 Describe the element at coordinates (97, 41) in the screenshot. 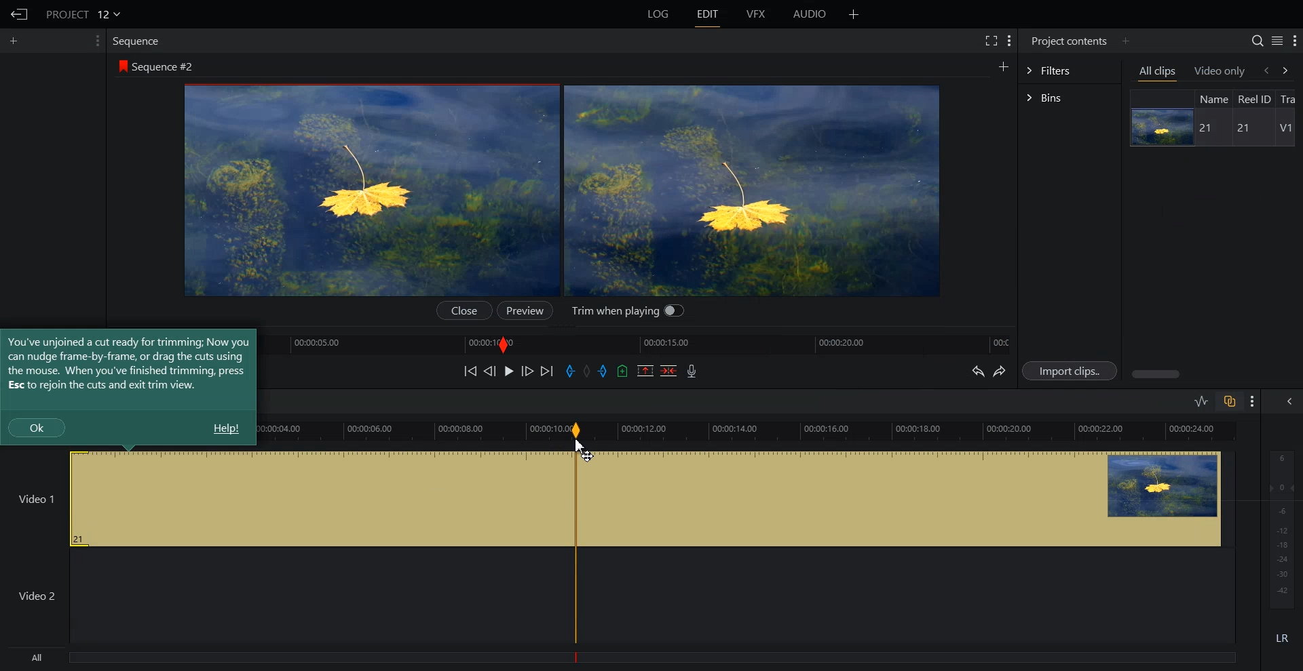

I see `Show Setting Menu` at that location.